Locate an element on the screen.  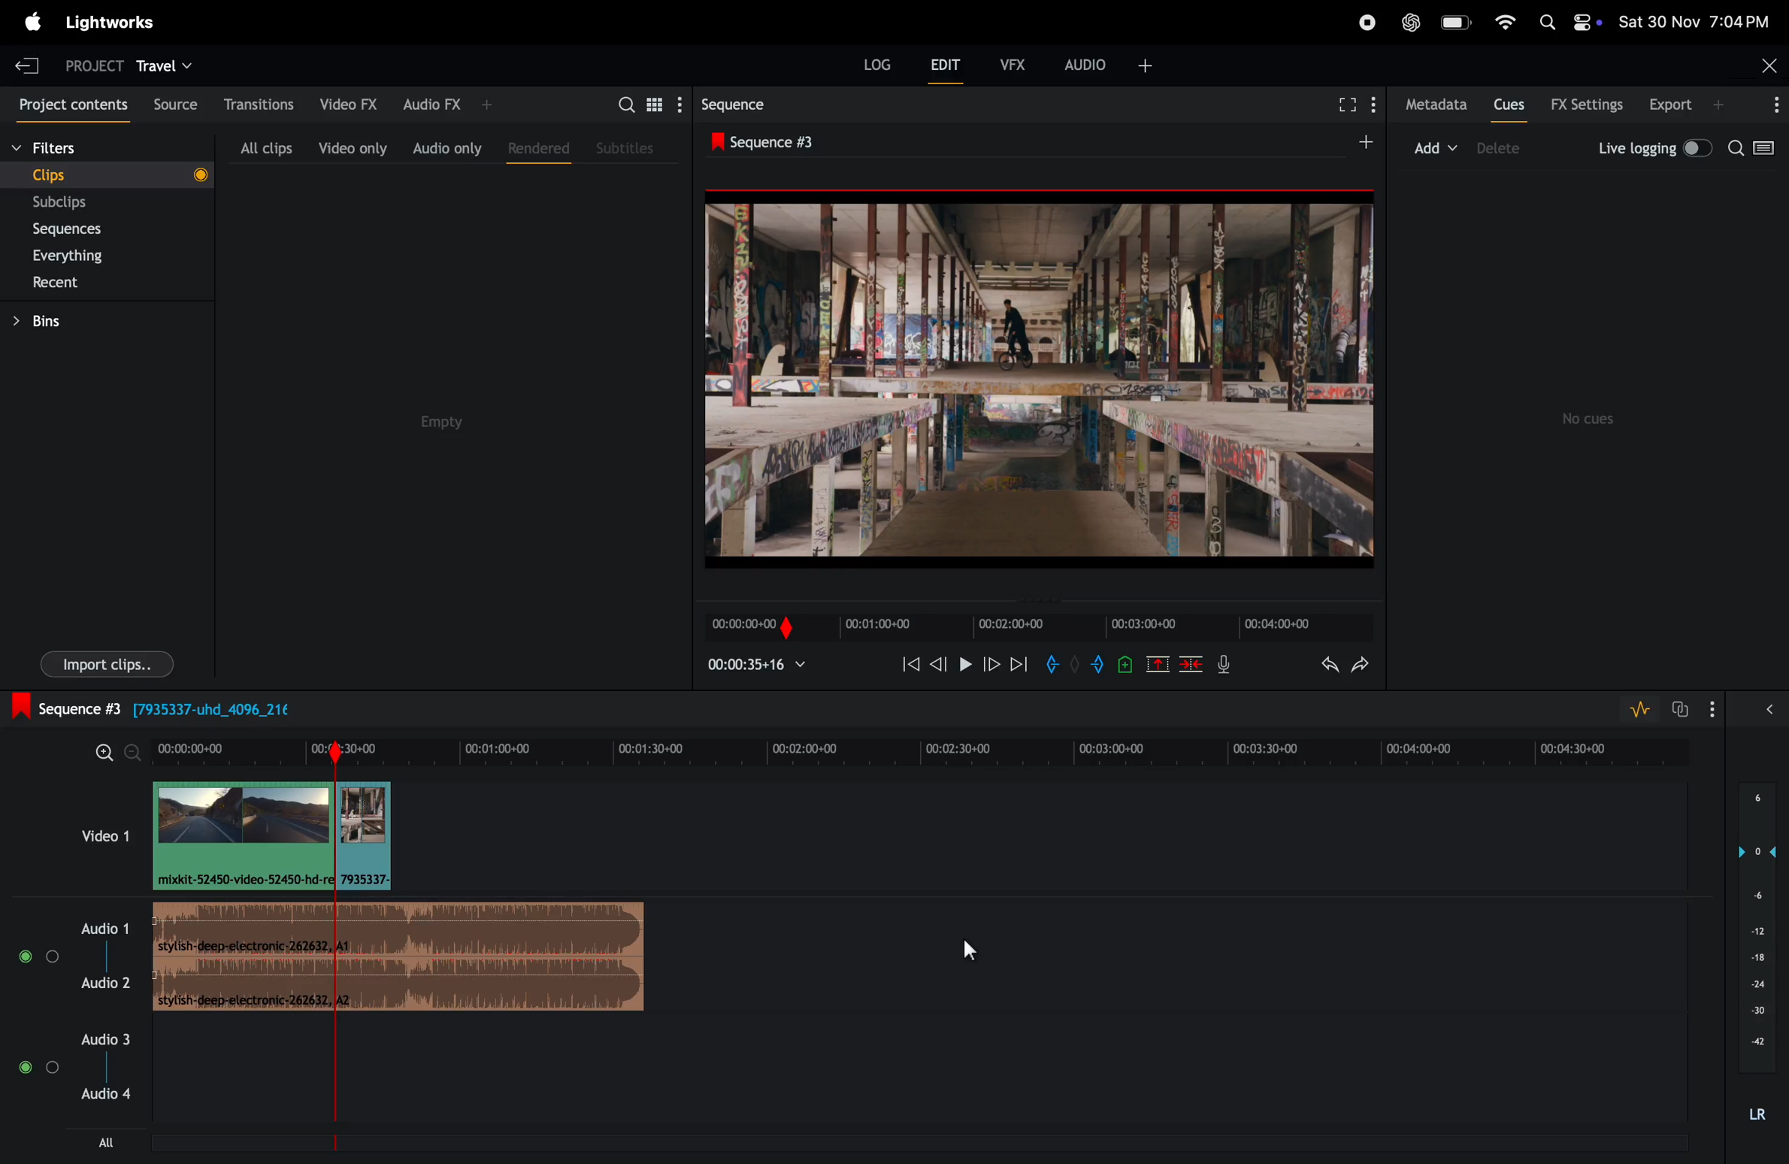
export + is located at coordinates (1689, 105).